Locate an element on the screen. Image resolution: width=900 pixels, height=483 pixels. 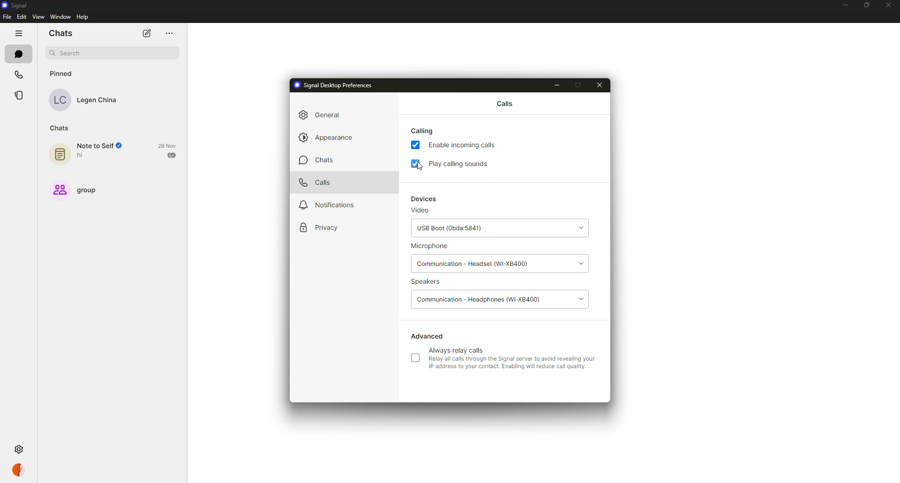
stories is located at coordinates (22, 95).